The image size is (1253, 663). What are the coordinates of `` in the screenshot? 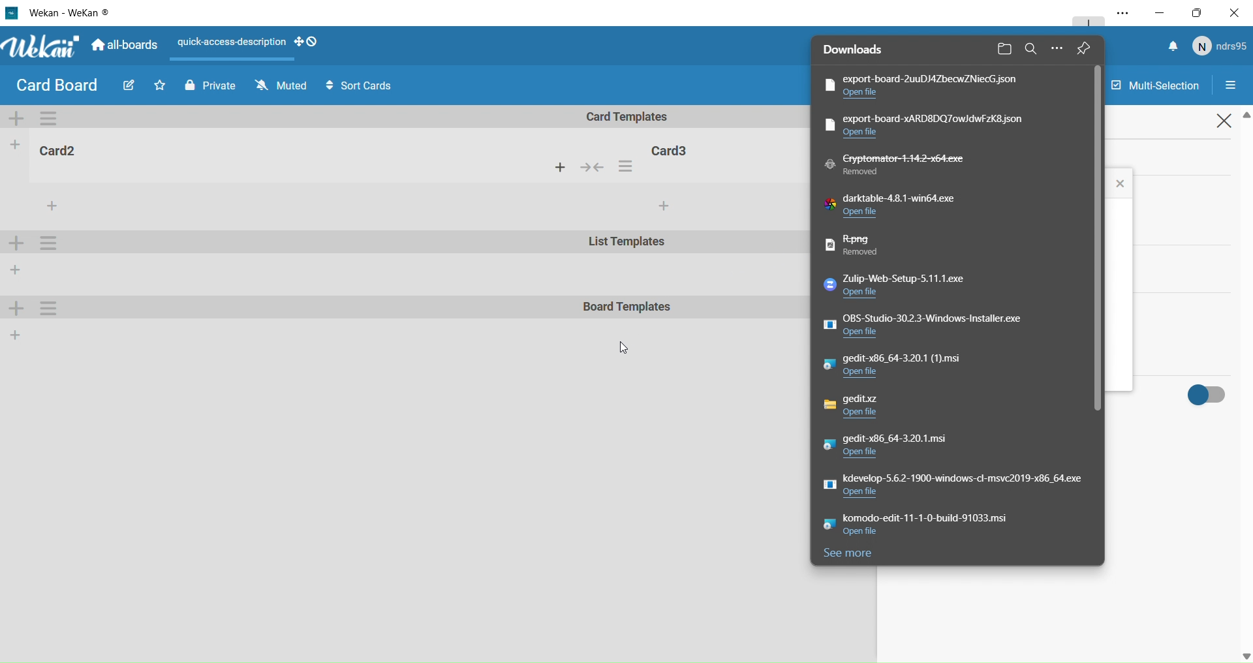 It's located at (17, 117).